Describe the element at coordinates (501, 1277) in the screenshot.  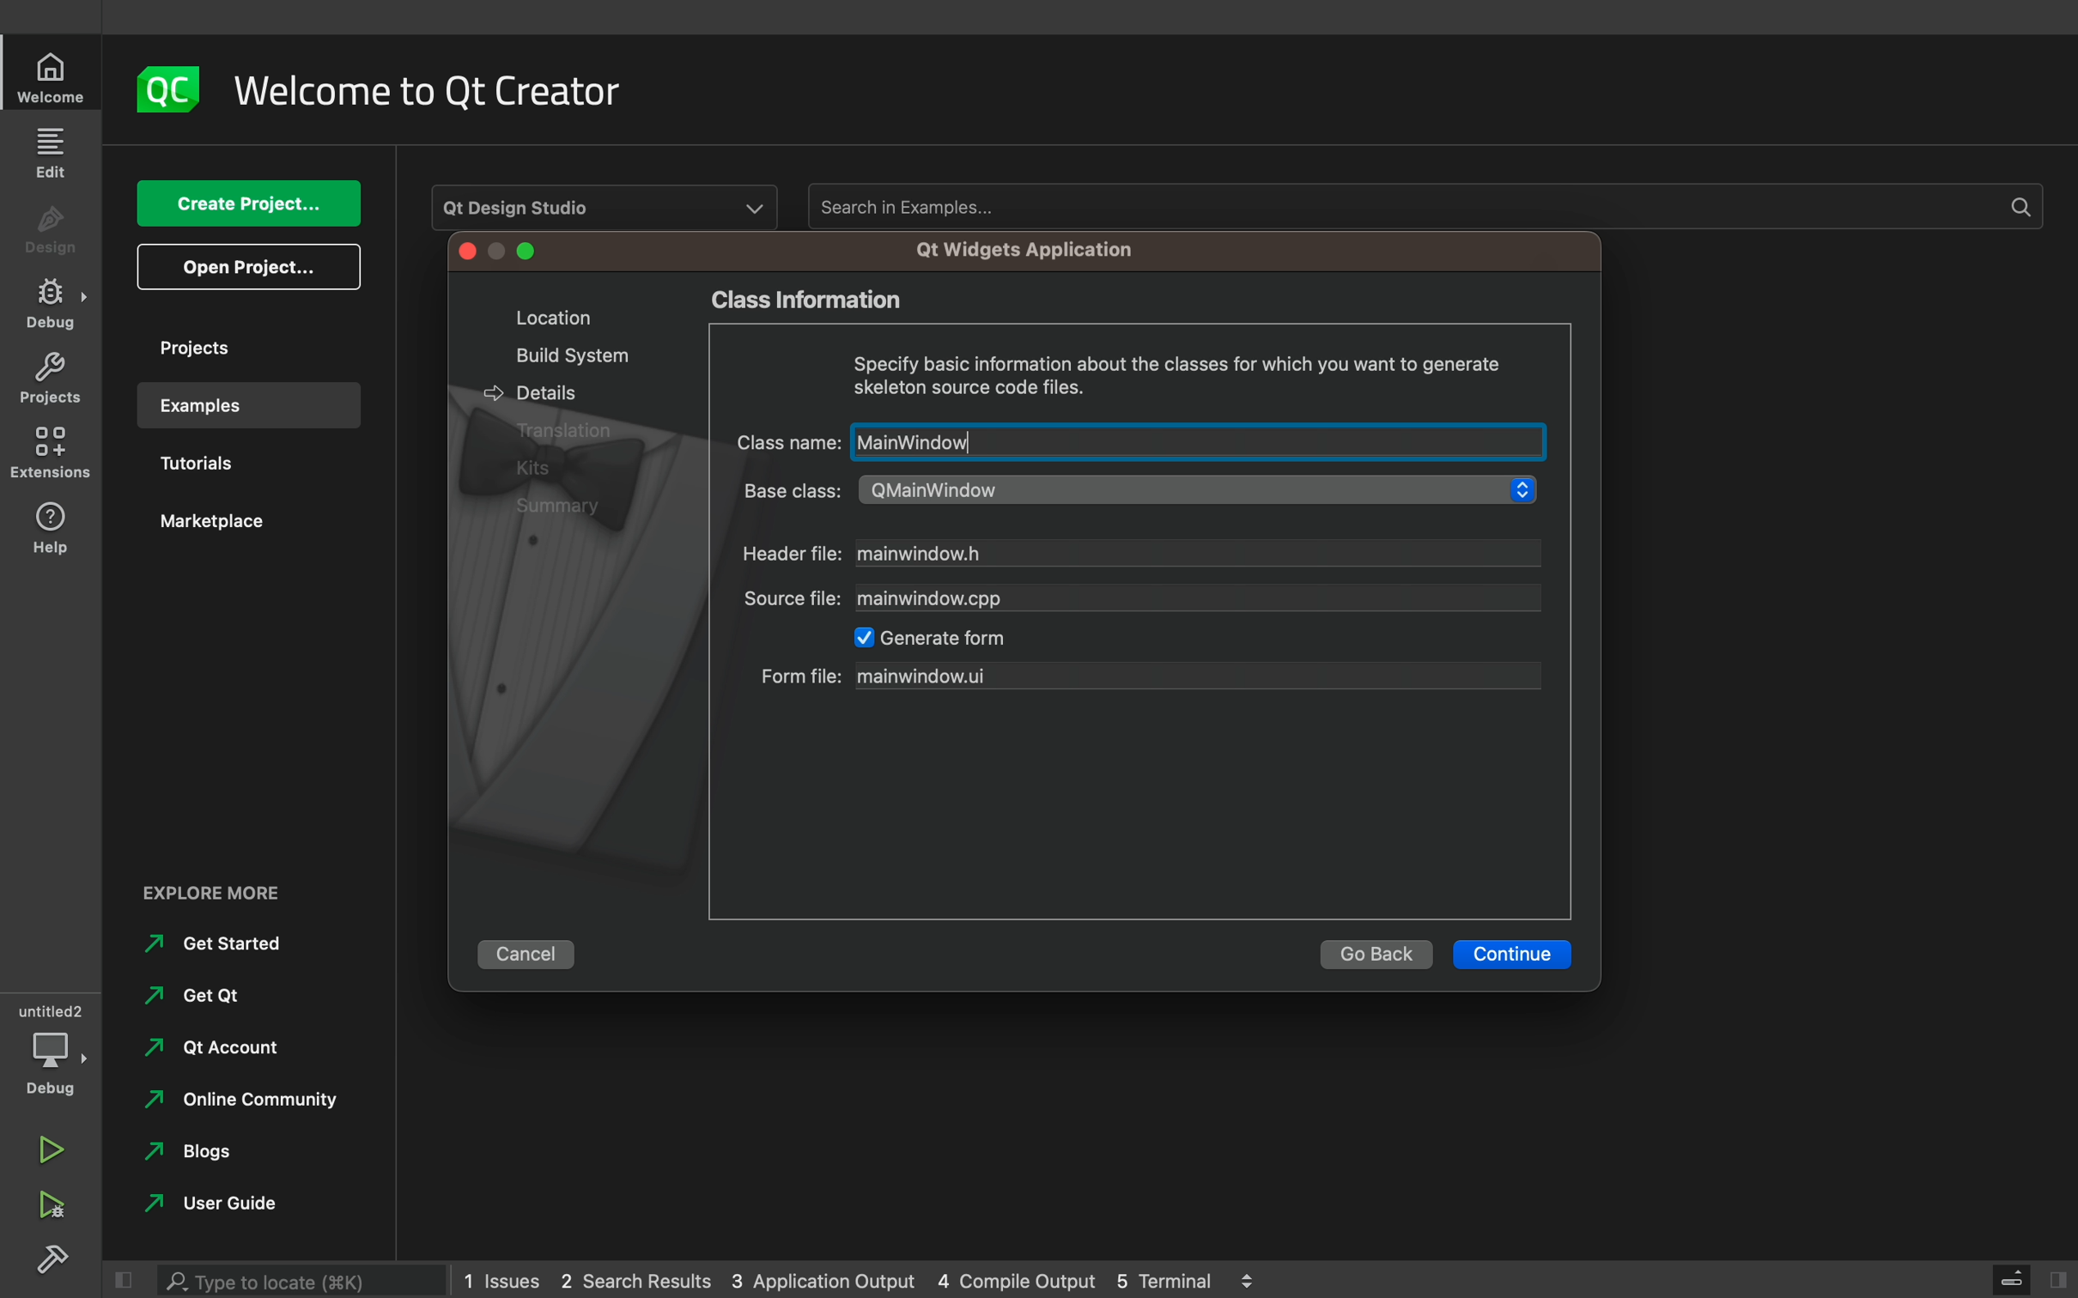
I see `1 issues` at that location.